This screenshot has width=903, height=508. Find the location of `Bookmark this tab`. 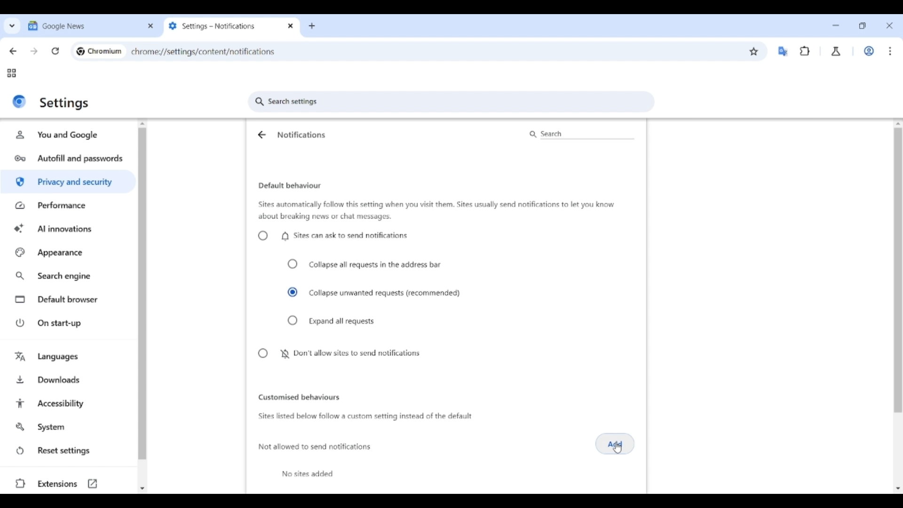

Bookmark this tab is located at coordinates (754, 52).